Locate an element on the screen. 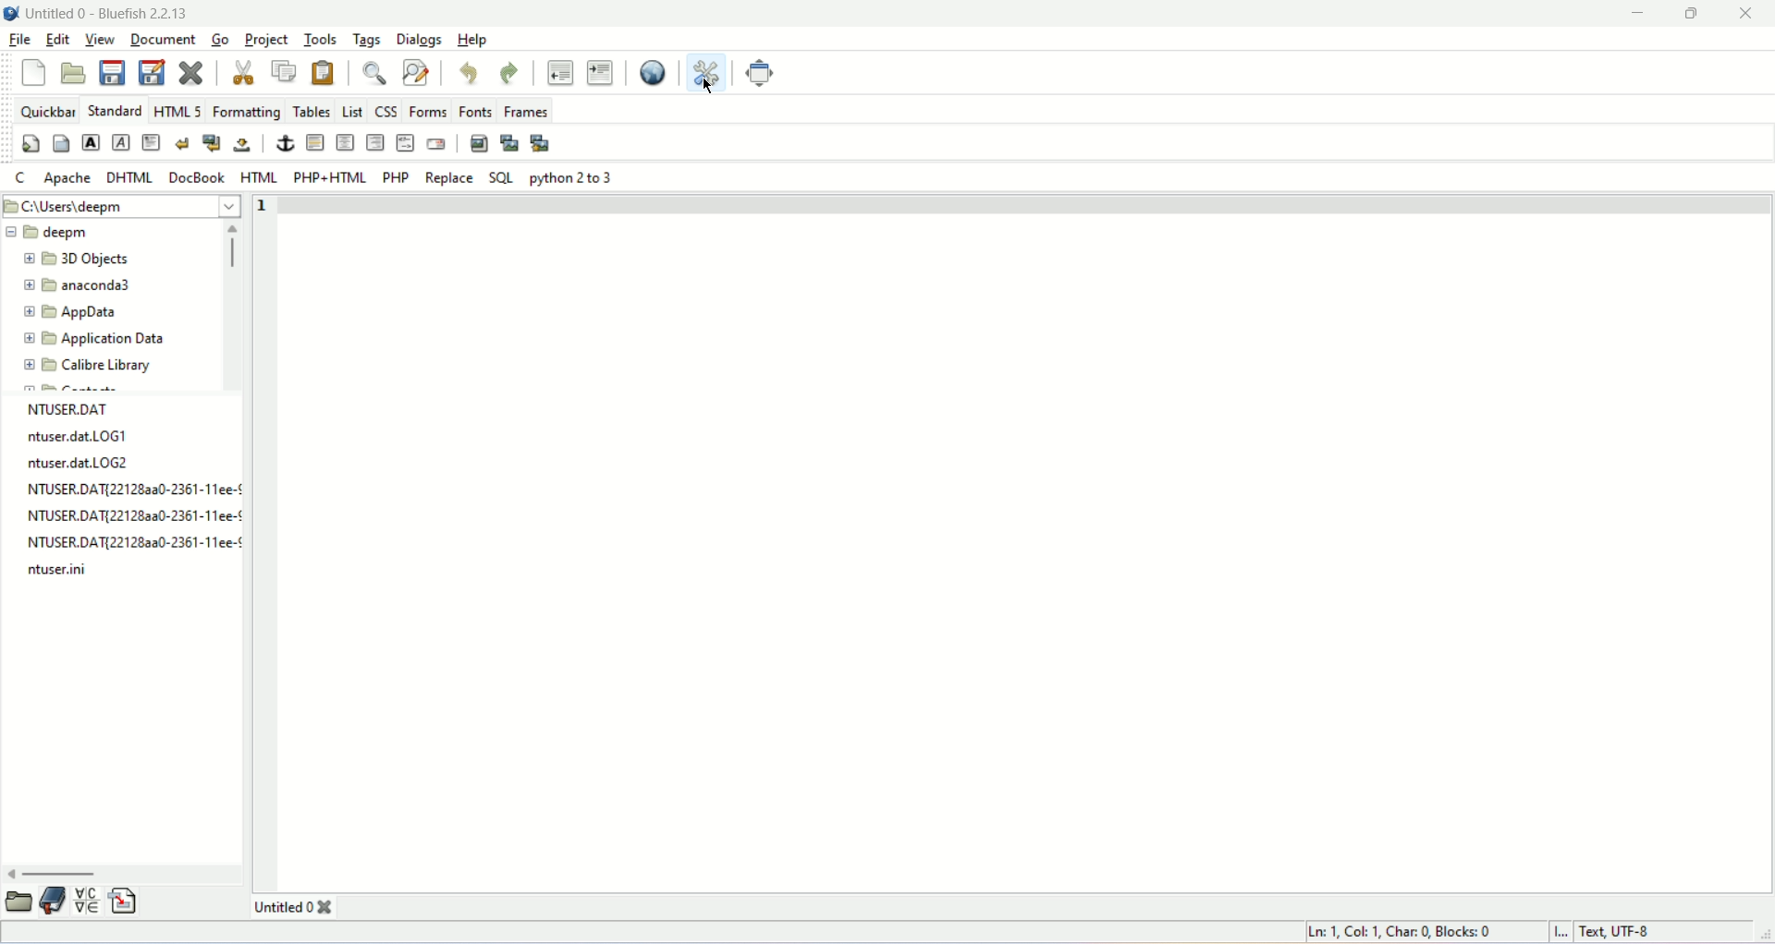 This screenshot has height=944, width=1775. Apache is located at coordinates (65, 175).